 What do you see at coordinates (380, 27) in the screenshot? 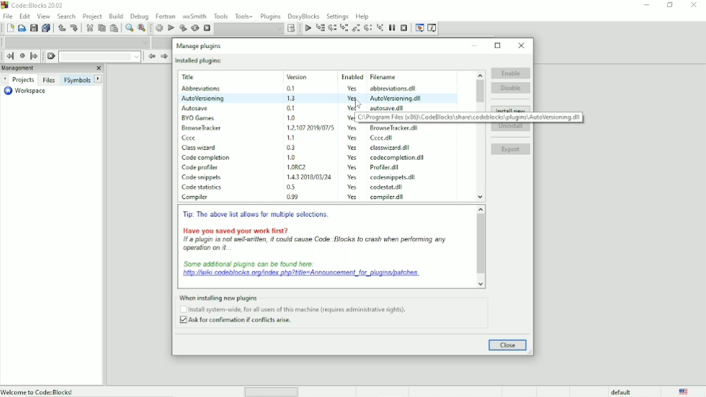
I see `Step into instruction` at bounding box center [380, 27].